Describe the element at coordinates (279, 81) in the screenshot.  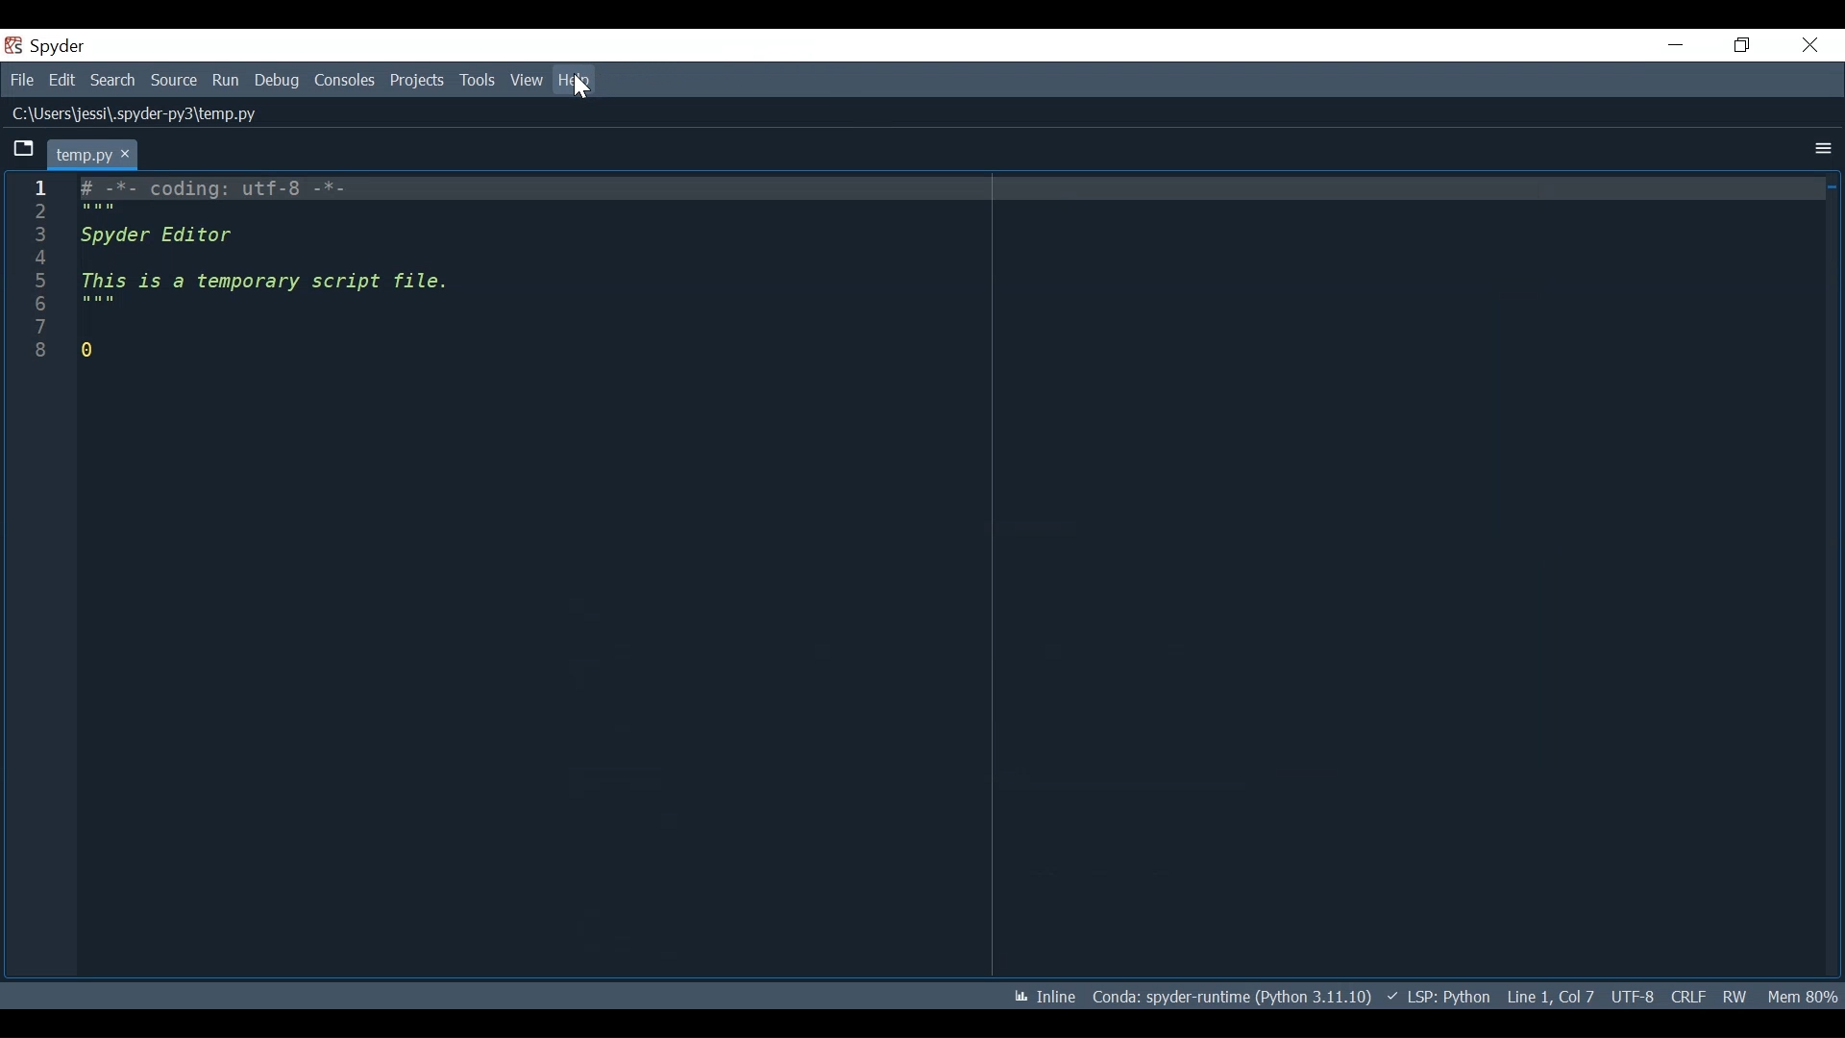
I see `Debug` at that location.